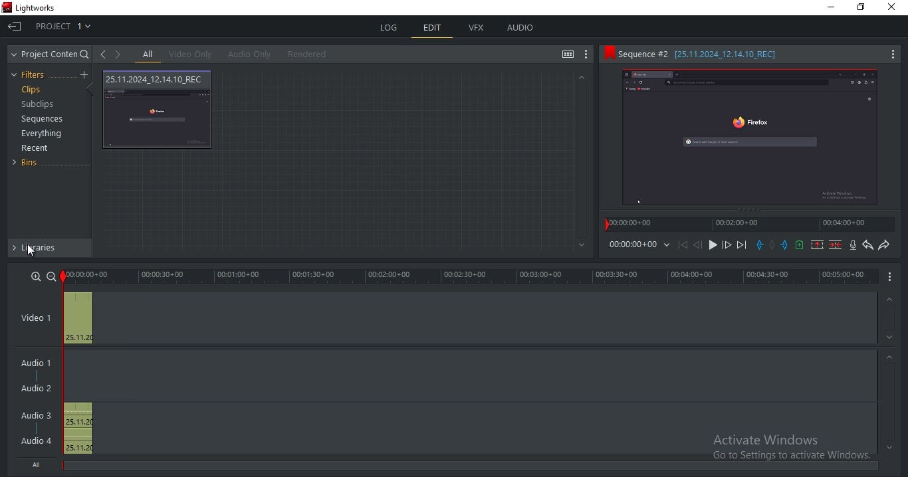 This screenshot has width=908, height=477. Describe the element at coordinates (866, 245) in the screenshot. I see `undo` at that location.